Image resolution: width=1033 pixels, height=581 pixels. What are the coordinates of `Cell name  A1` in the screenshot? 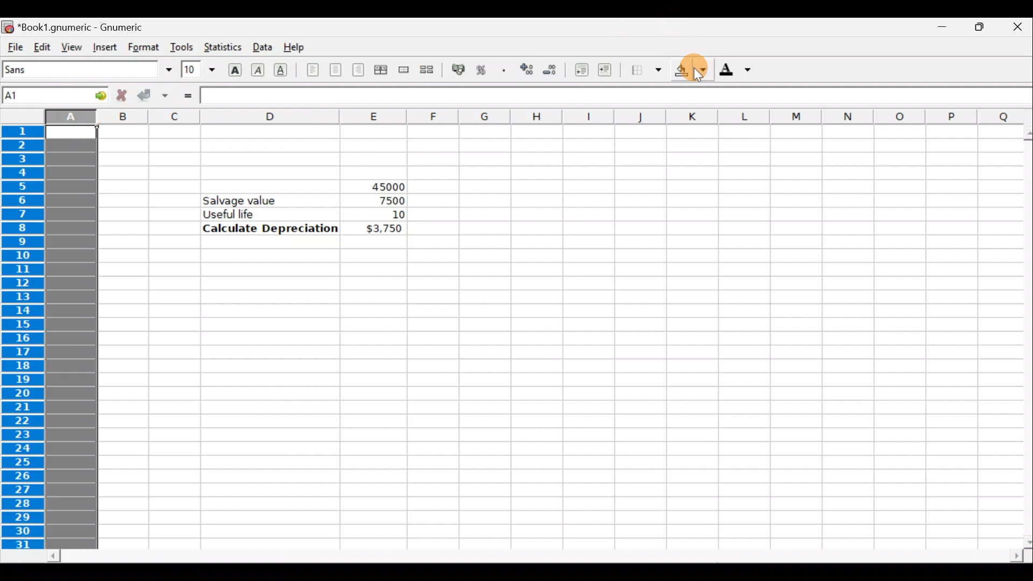 It's located at (38, 95).